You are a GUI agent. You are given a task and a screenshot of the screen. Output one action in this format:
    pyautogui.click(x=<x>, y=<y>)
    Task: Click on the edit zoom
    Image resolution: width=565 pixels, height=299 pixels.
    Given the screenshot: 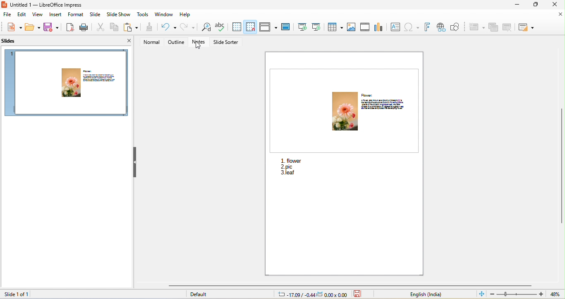 What is the action you would take?
    pyautogui.click(x=517, y=294)
    